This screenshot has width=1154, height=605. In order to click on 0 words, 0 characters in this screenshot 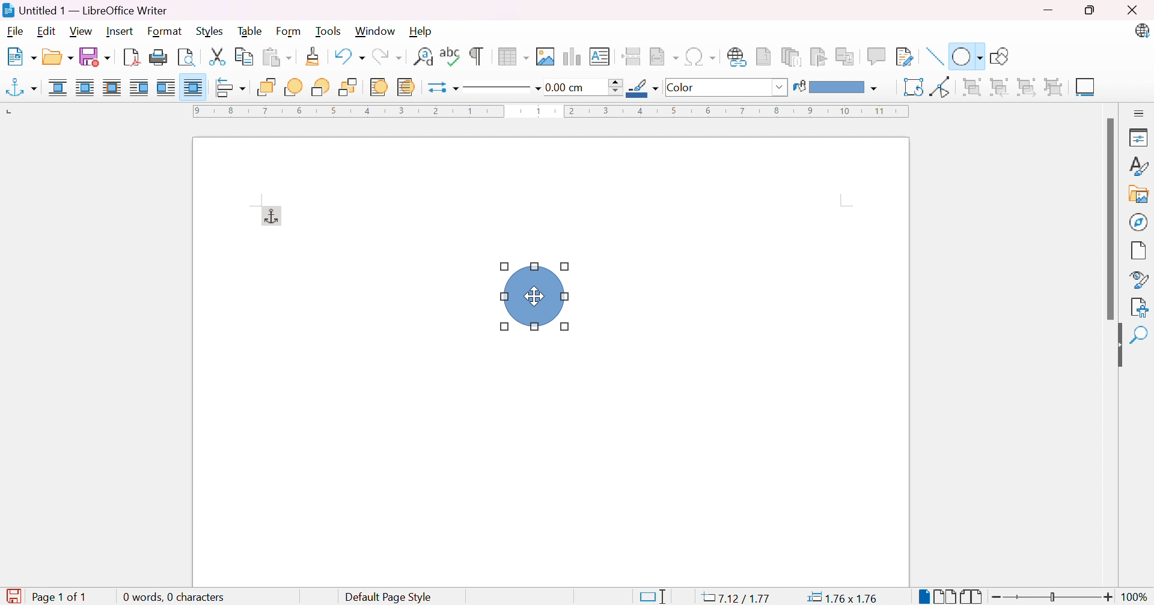, I will do `click(172, 595)`.